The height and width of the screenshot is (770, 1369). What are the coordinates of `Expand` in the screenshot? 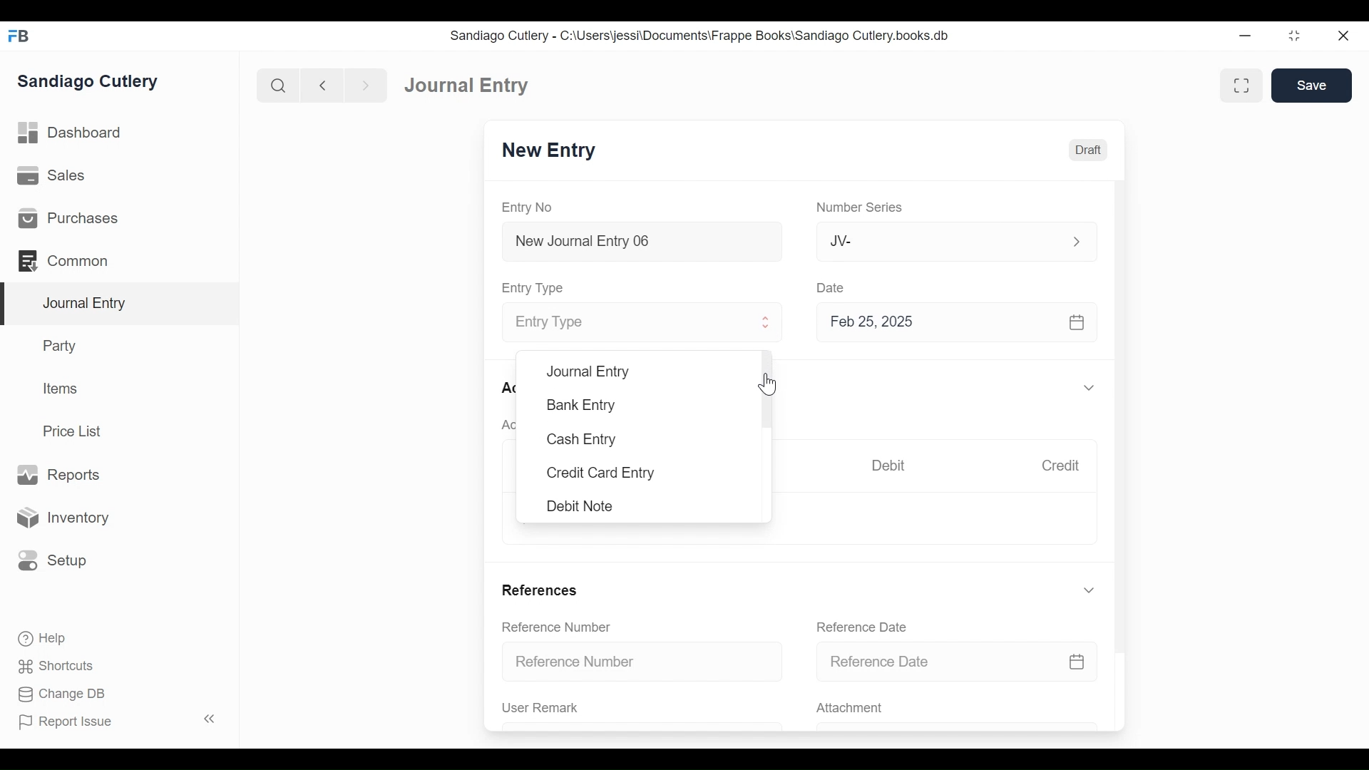 It's located at (1089, 590).